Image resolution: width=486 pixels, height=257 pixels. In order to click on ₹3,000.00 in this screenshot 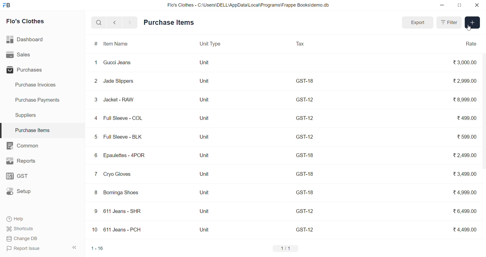, I will do `click(463, 62)`.